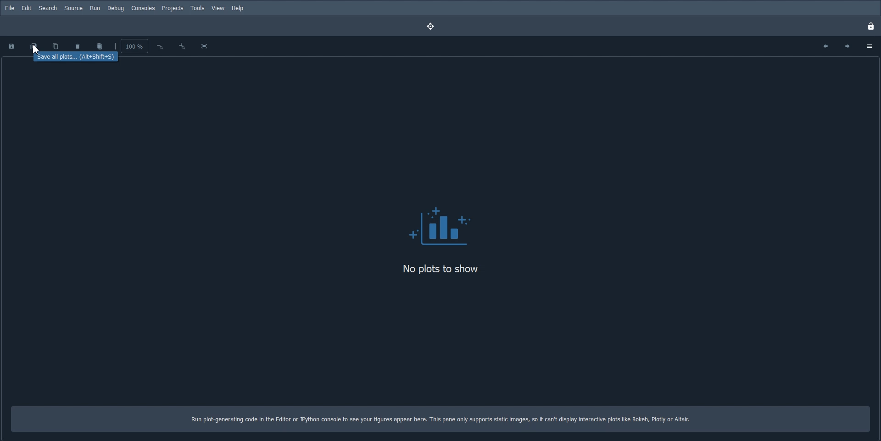 Image resolution: width=881 pixels, height=441 pixels. What do you see at coordinates (99, 45) in the screenshot?
I see `Remove all plot ` at bounding box center [99, 45].